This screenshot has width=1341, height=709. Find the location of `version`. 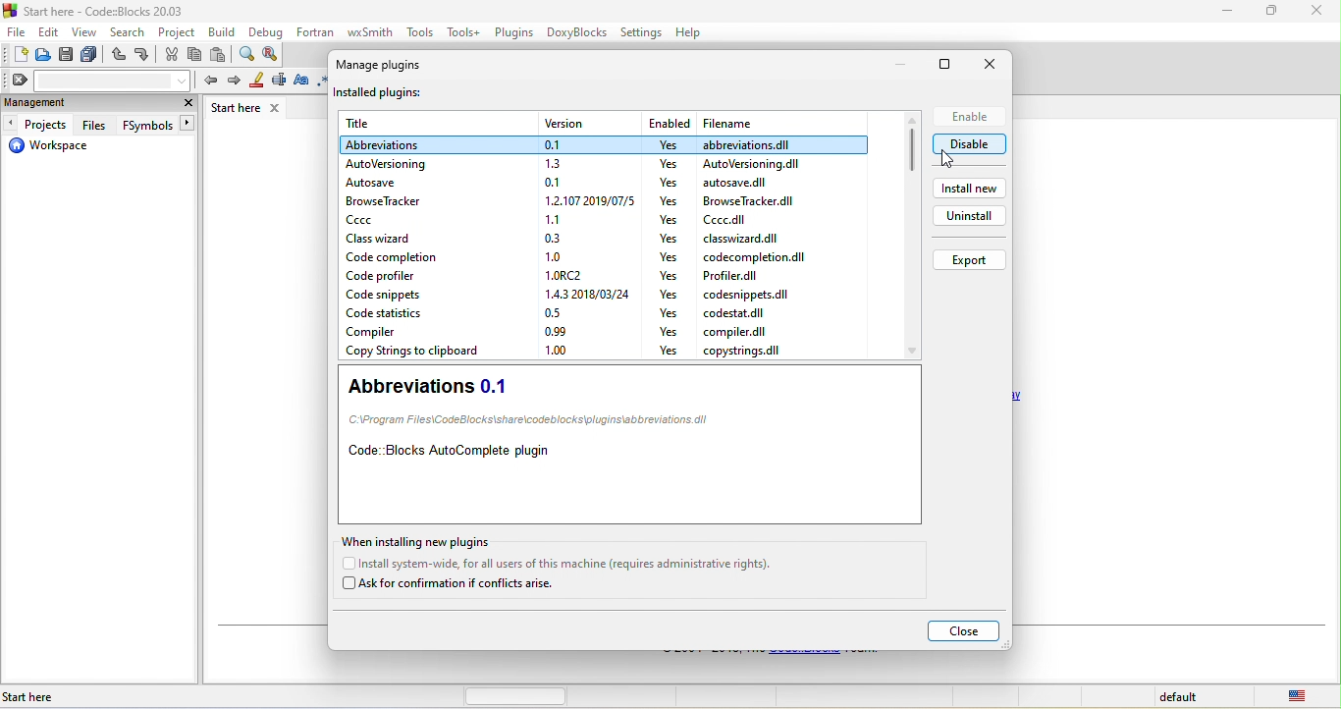

version is located at coordinates (551, 182).